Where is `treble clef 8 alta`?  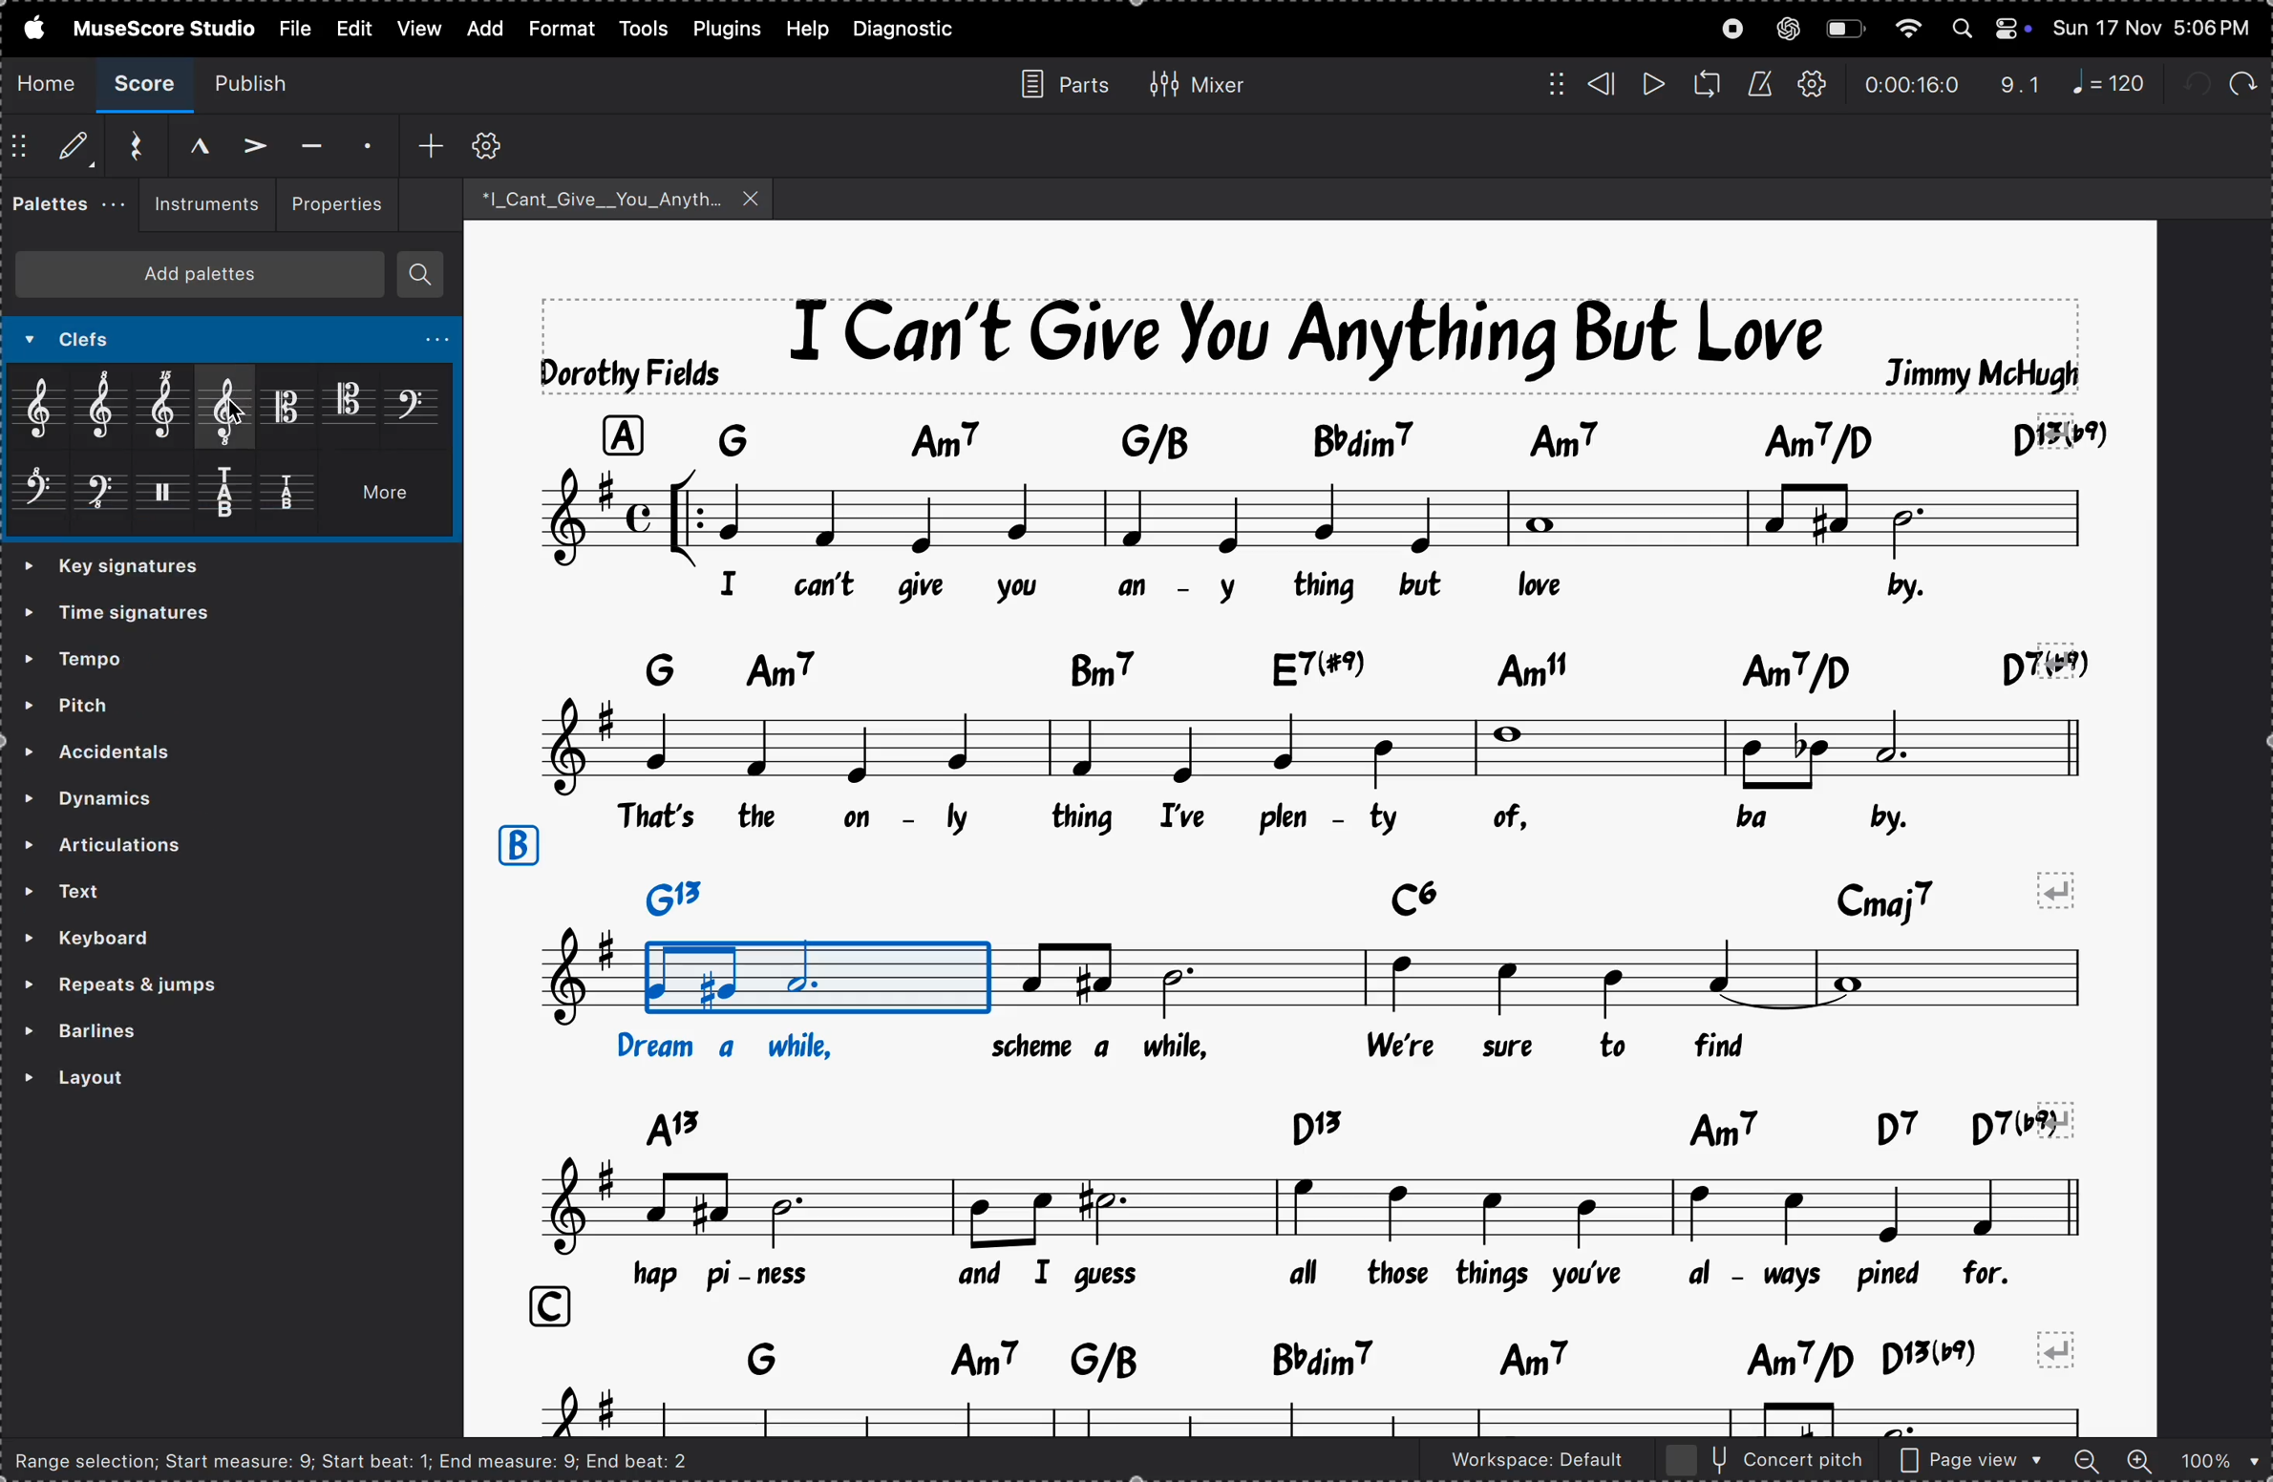
treble clef 8 alta is located at coordinates (110, 407).